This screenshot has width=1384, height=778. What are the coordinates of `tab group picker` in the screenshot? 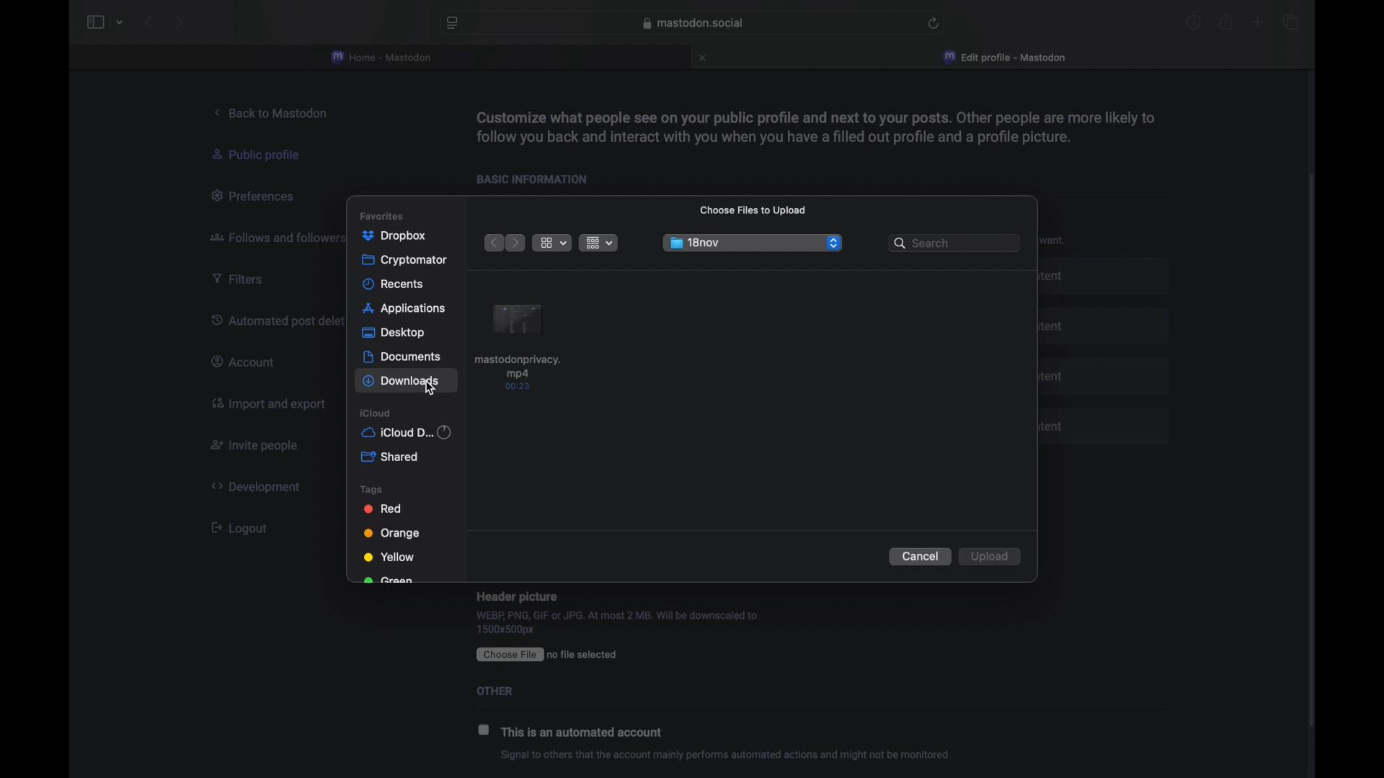 It's located at (120, 23).